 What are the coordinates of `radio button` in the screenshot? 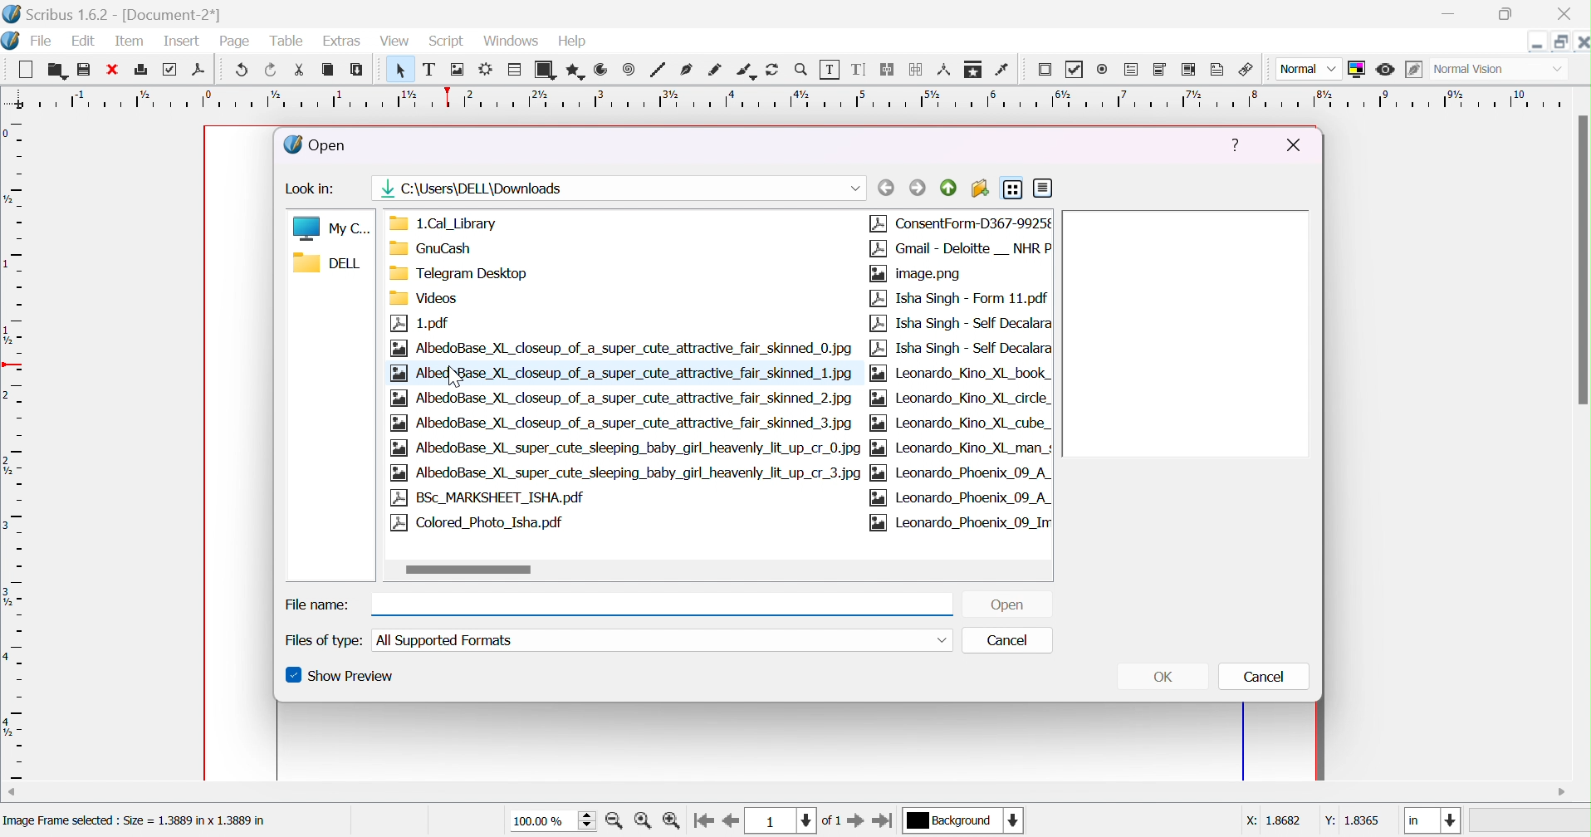 It's located at (1104, 70).